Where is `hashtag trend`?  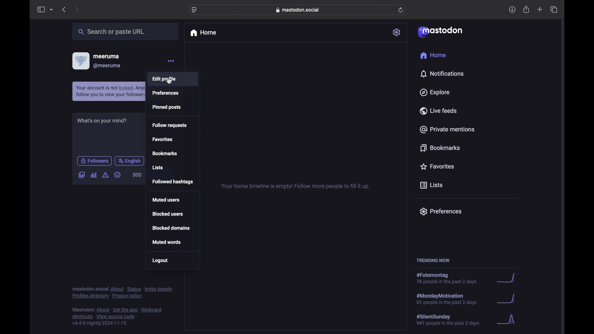
hashtag trend is located at coordinates (467, 320).